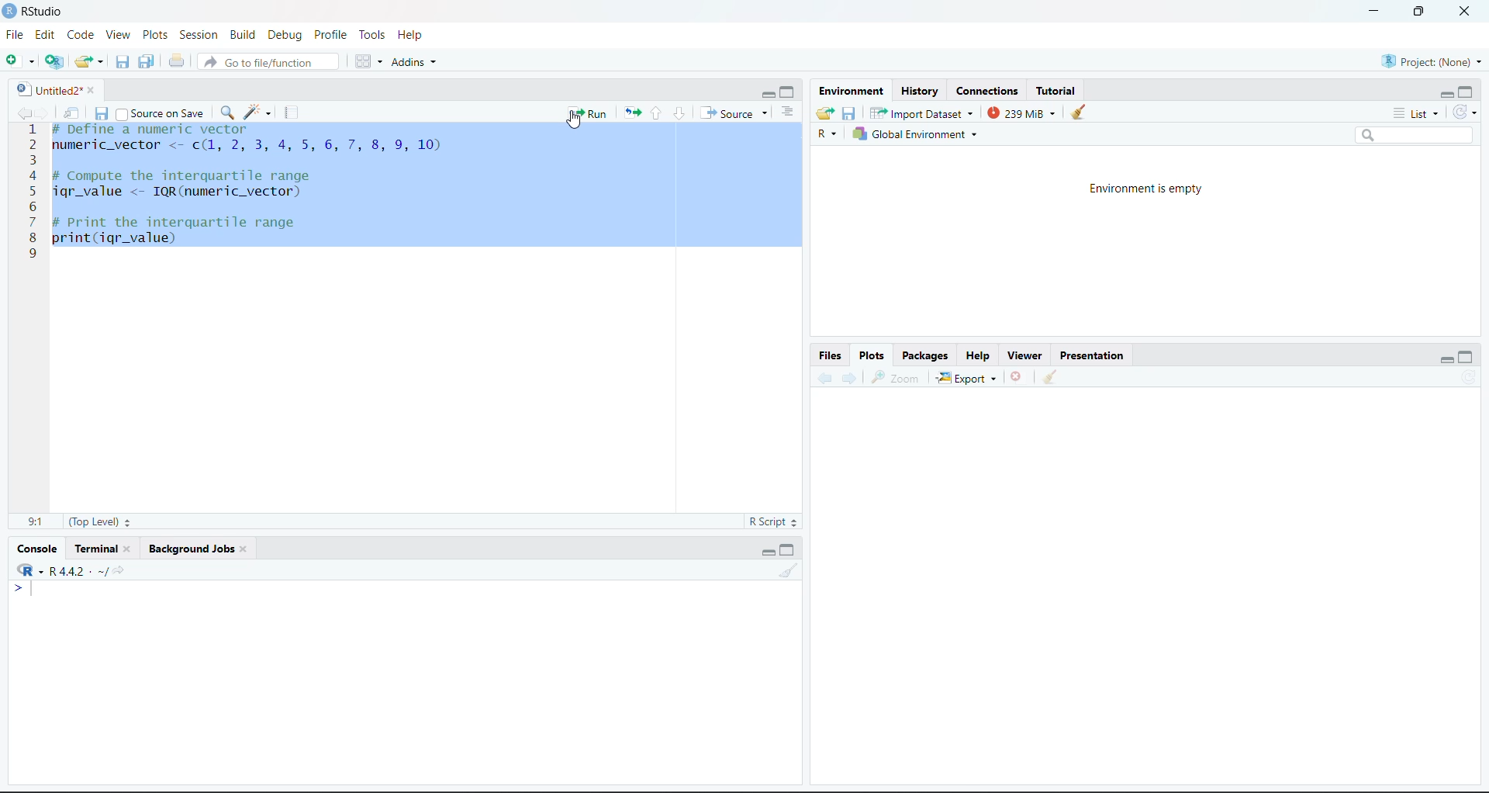 This screenshot has width=1489, height=793. Describe the element at coordinates (1468, 91) in the screenshot. I see `Maximize` at that location.